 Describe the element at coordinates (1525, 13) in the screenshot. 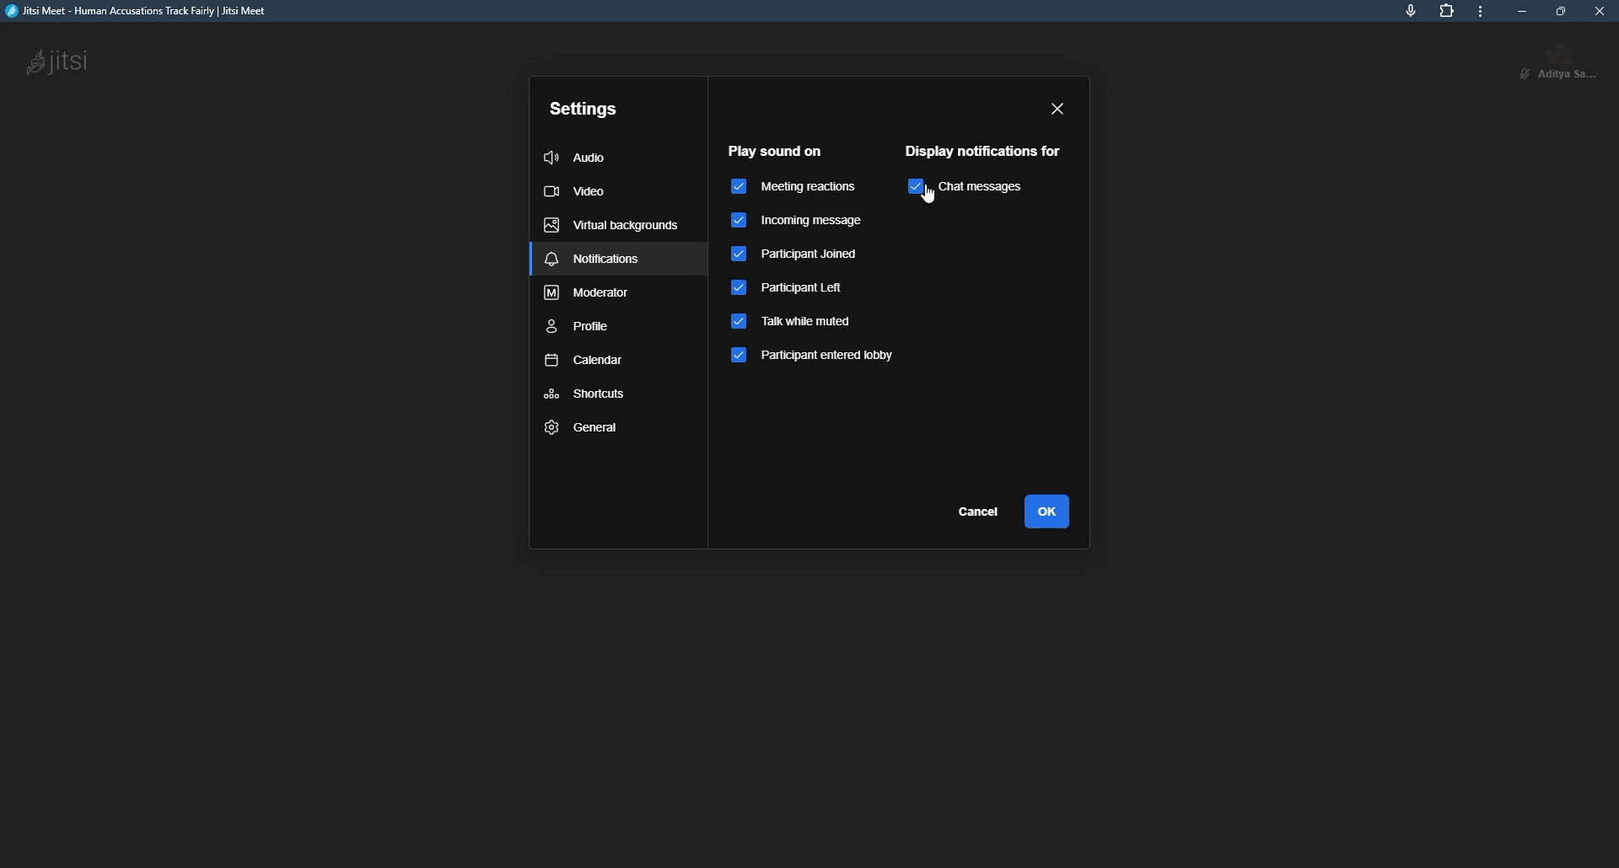

I see `minimize` at that location.